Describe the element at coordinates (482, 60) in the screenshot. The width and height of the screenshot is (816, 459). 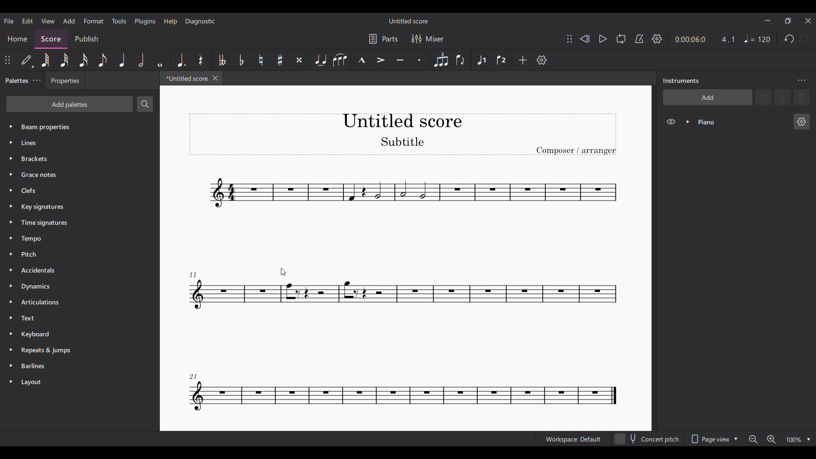
I see `Voice 1` at that location.